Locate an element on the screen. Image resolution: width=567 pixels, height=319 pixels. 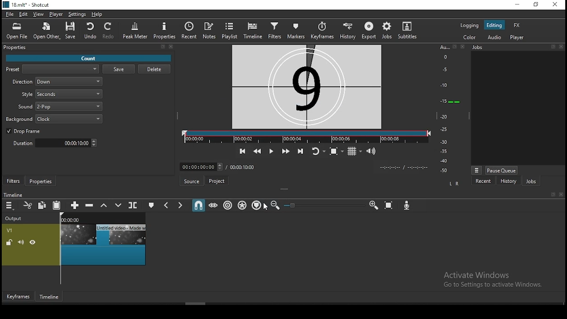
peak meter is located at coordinates (136, 31).